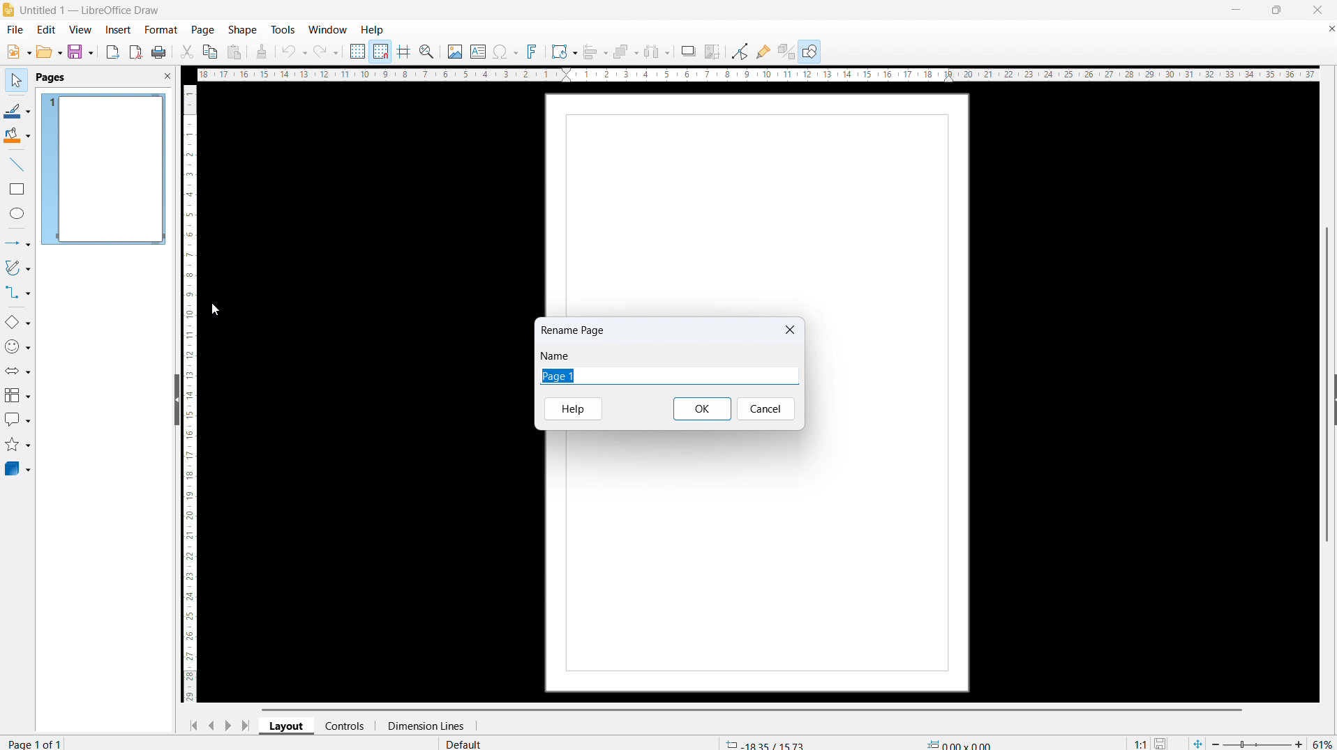 Image resolution: width=1337 pixels, height=750 pixels. Describe the element at coordinates (136, 52) in the screenshot. I see `export as pdf` at that location.